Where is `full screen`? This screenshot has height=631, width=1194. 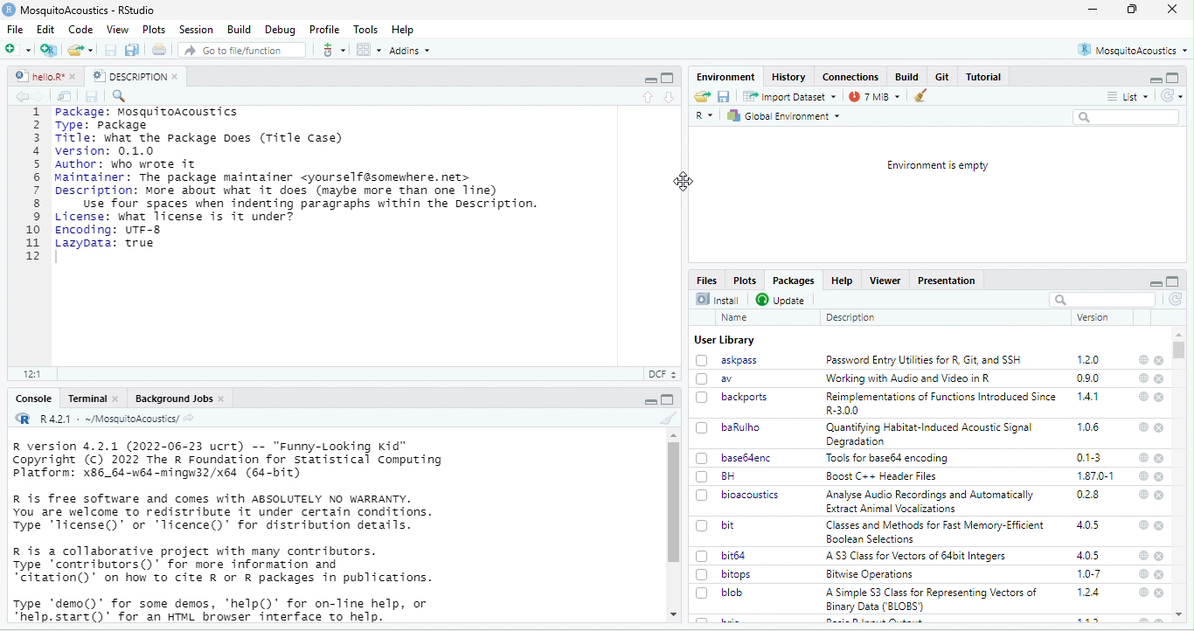
full screen is located at coordinates (1131, 9).